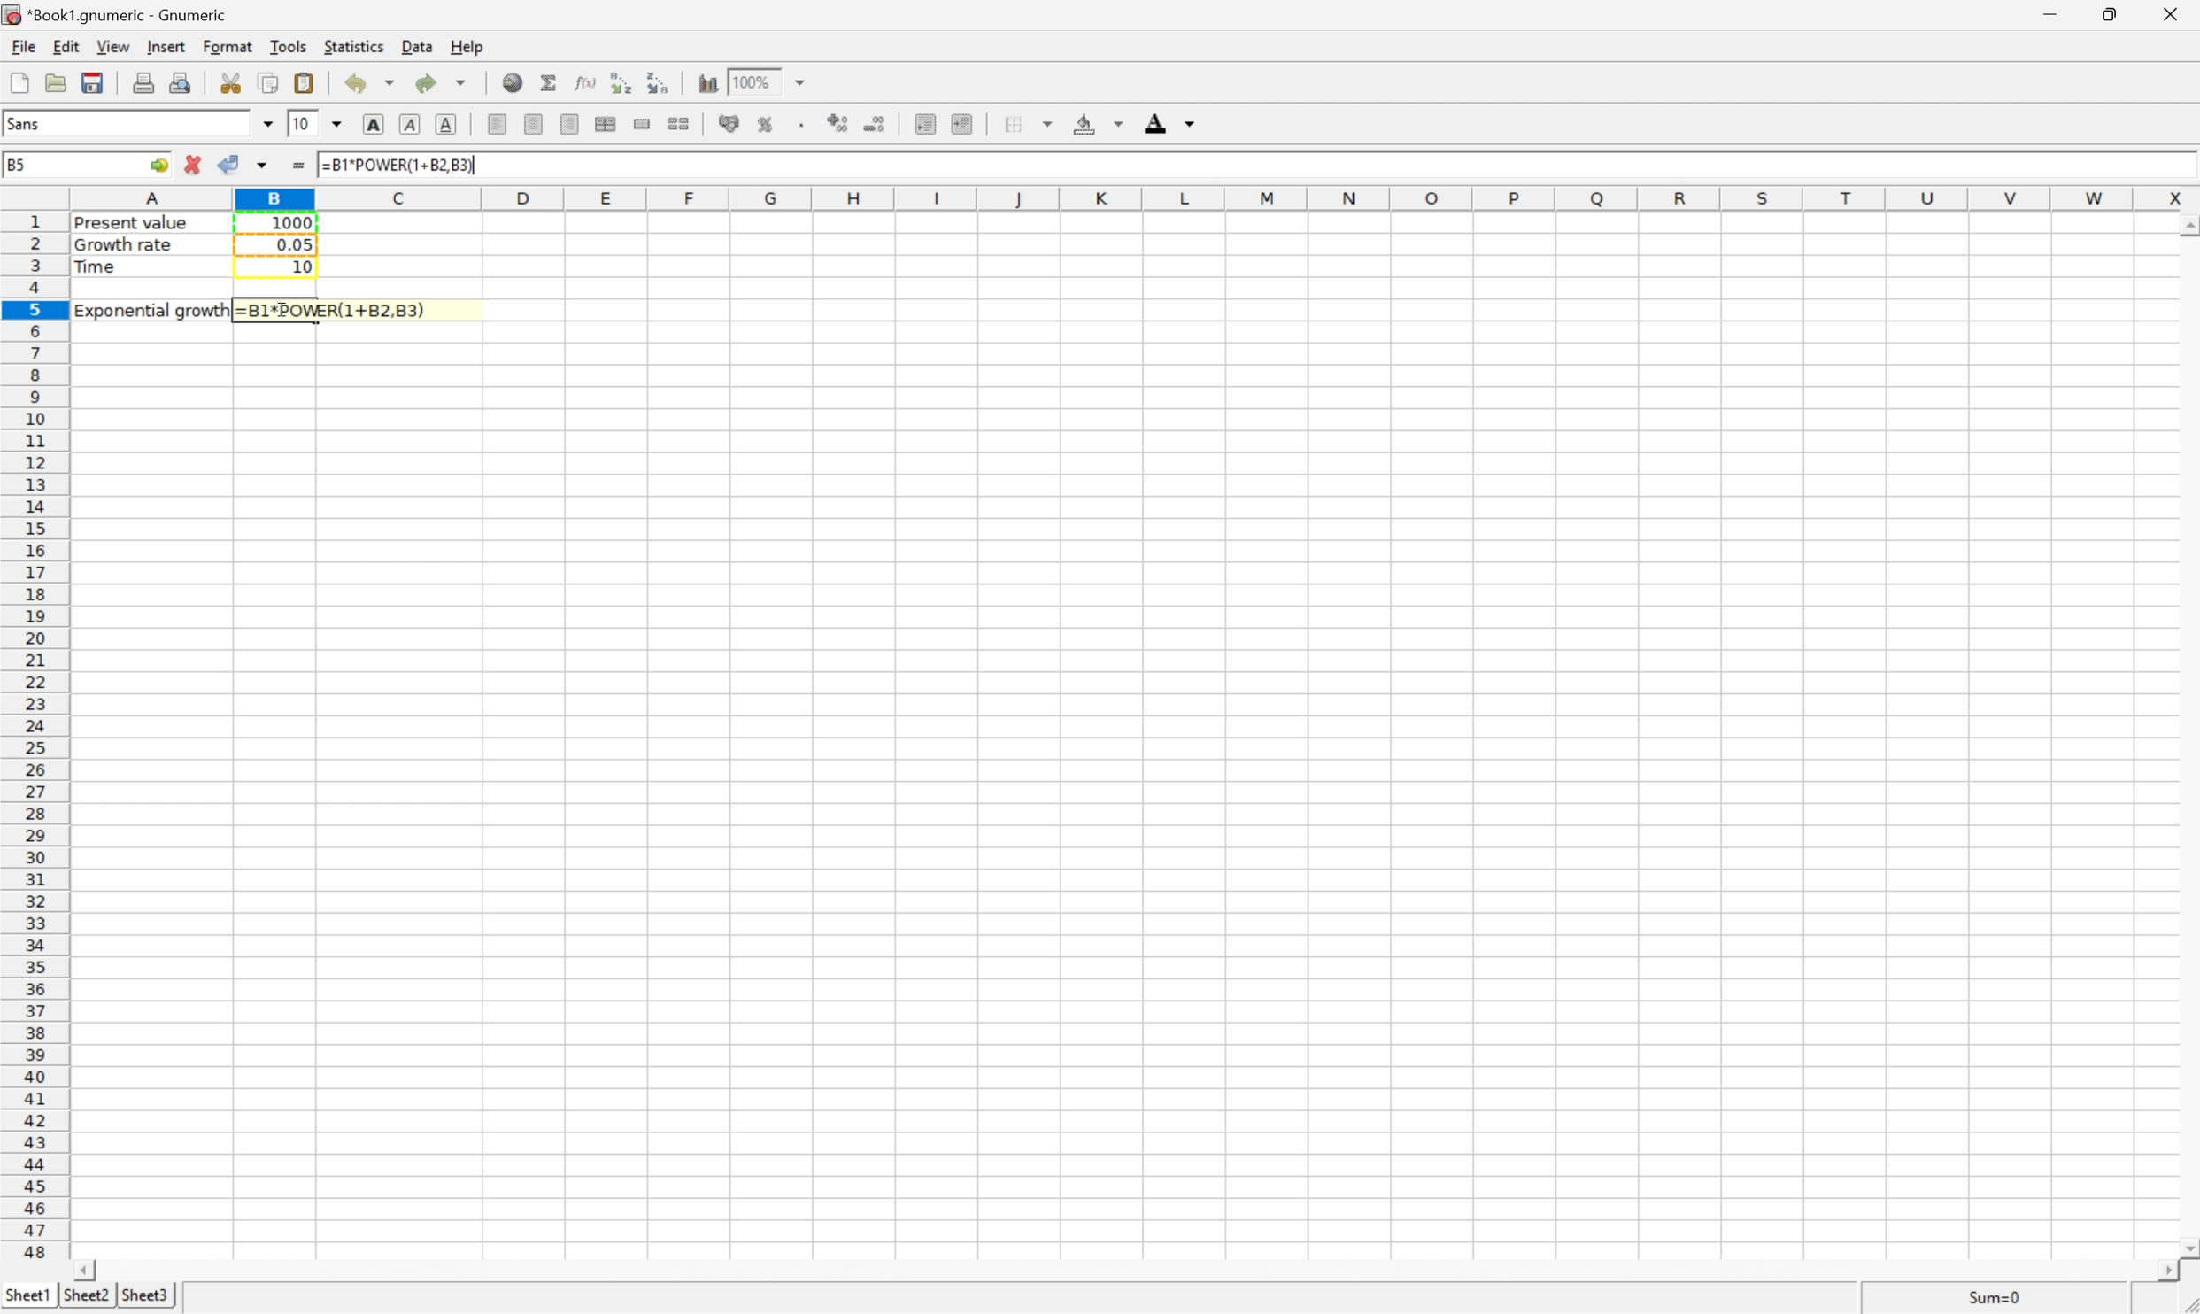 The image size is (2200, 1314). I want to click on Background, so click(1094, 123).